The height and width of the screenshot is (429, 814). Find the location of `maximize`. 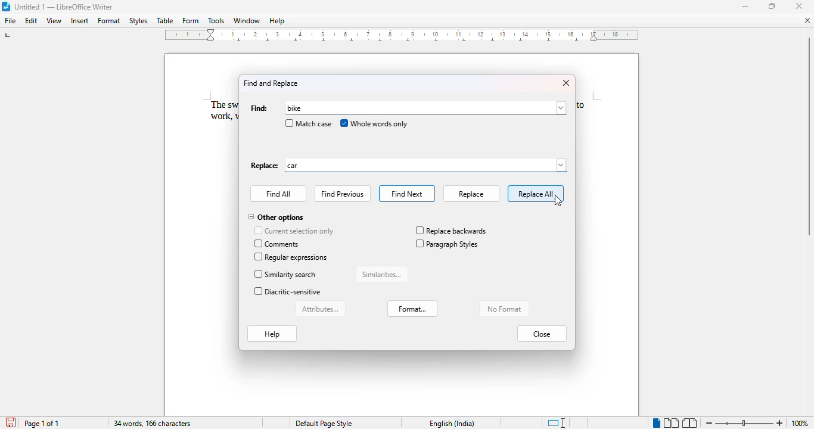

maximize is located at coordinates (773, 6).